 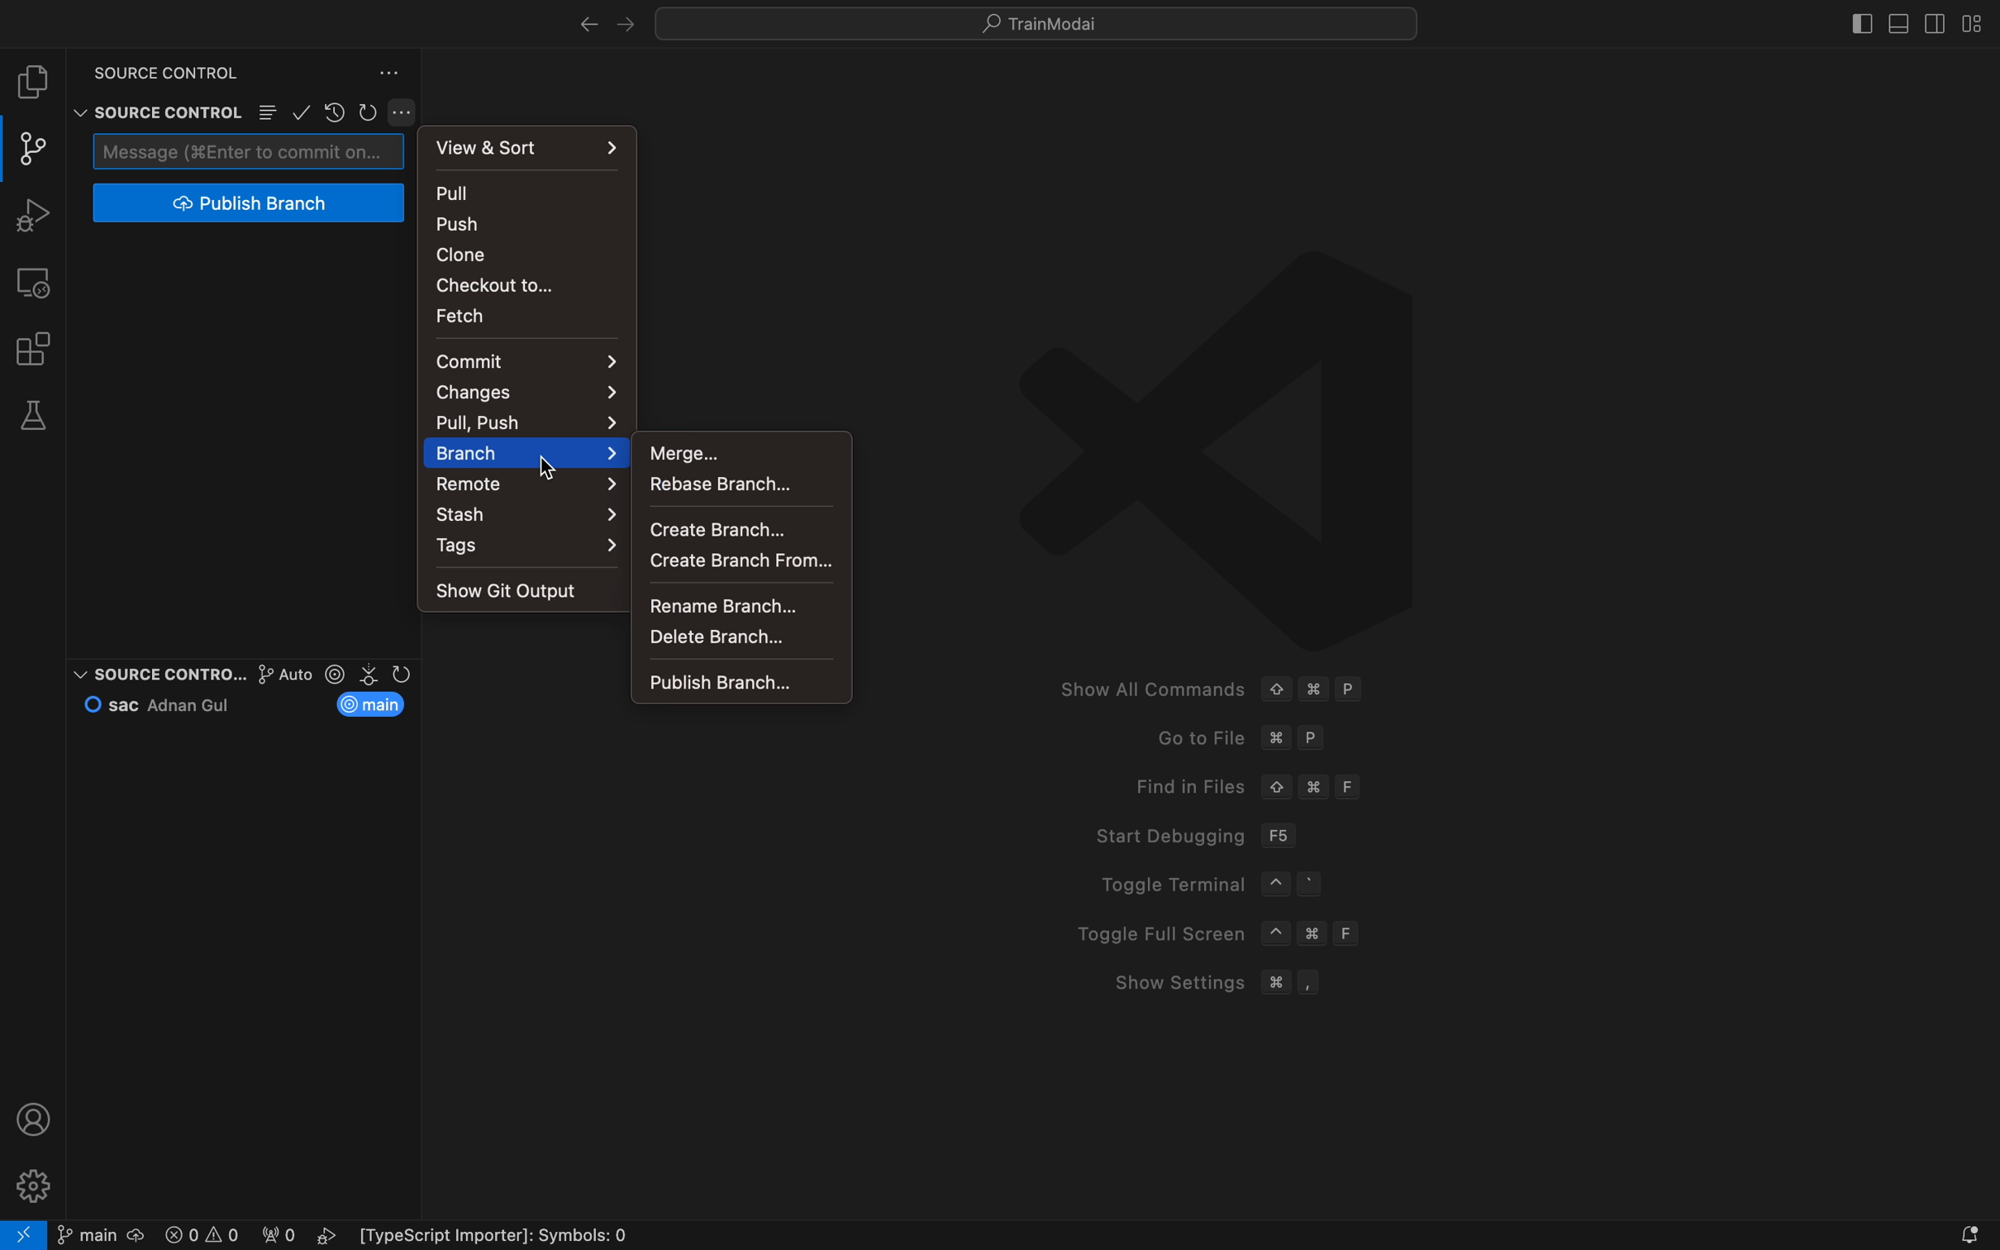 What do you see at coordinates (390, 71) in the screenshot?
I see `` at bounding box center [390, 71].